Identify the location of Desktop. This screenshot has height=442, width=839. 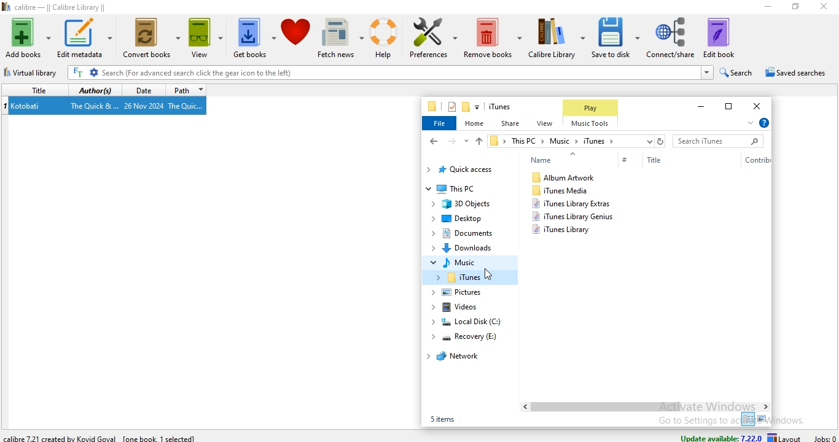
(462, 220).